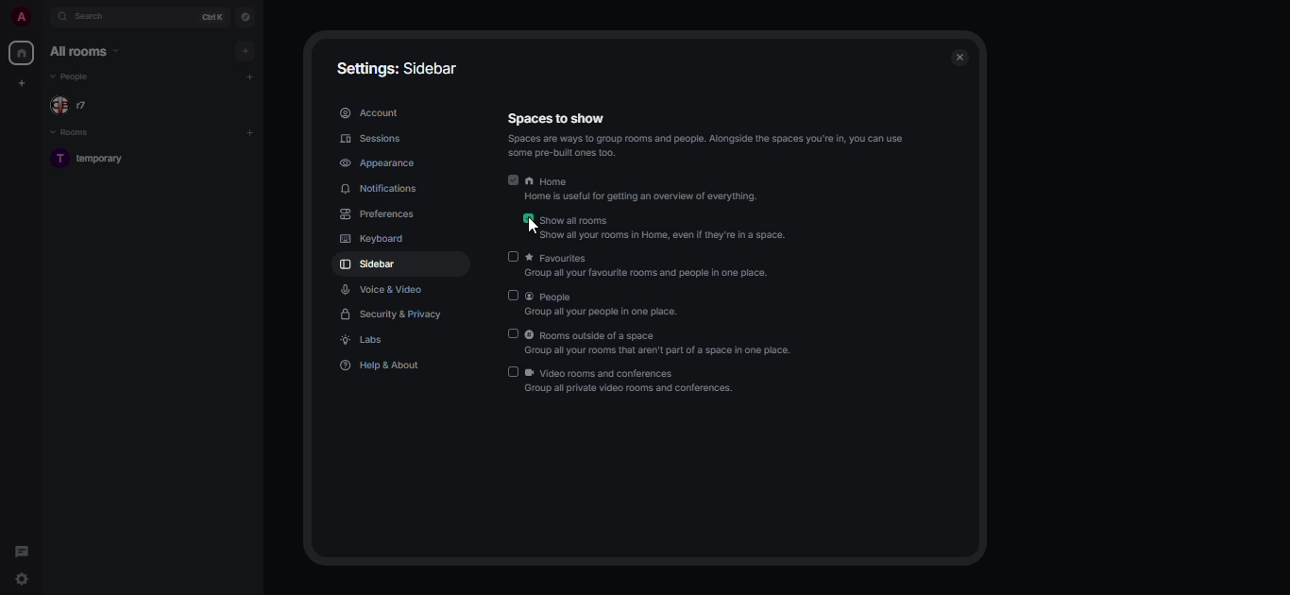 Image resolution: width=1290 pixels, height=595 pixels. I want to click on navigator, so click(246, 17).